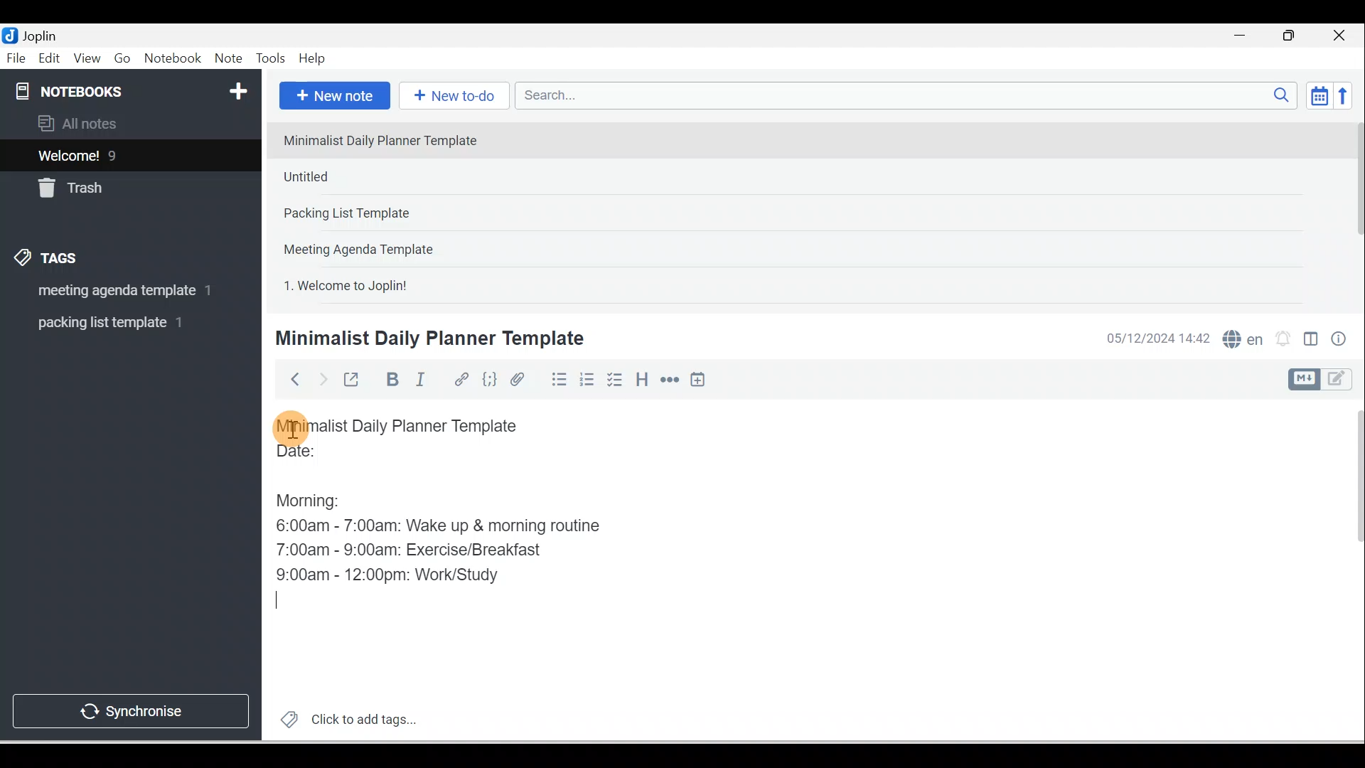  What do you see at coordinates (1354, 210) in the screenshot?
I see `Scroll bar` at bounding box center [1354, 210].